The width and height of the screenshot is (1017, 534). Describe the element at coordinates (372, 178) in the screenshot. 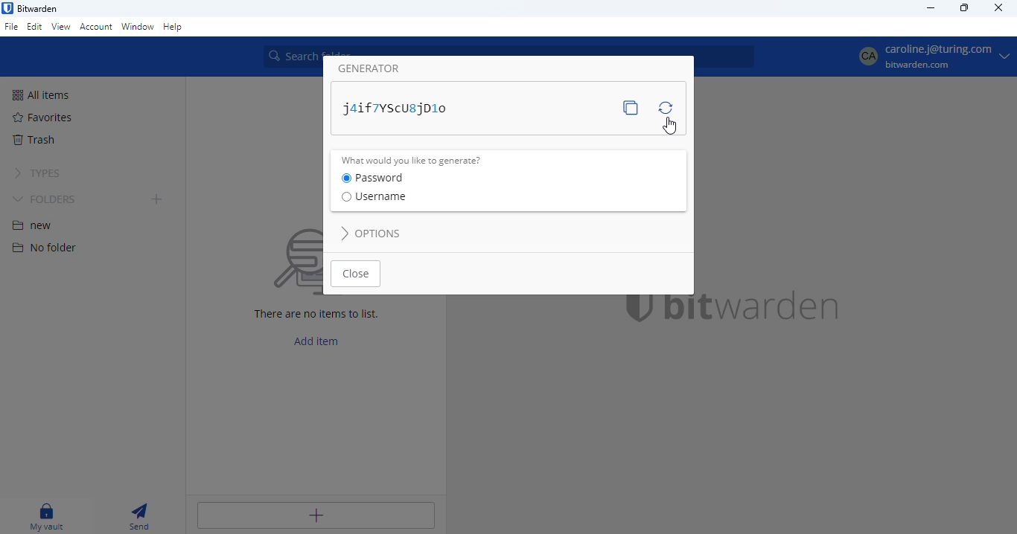

I see `password ` at that location.